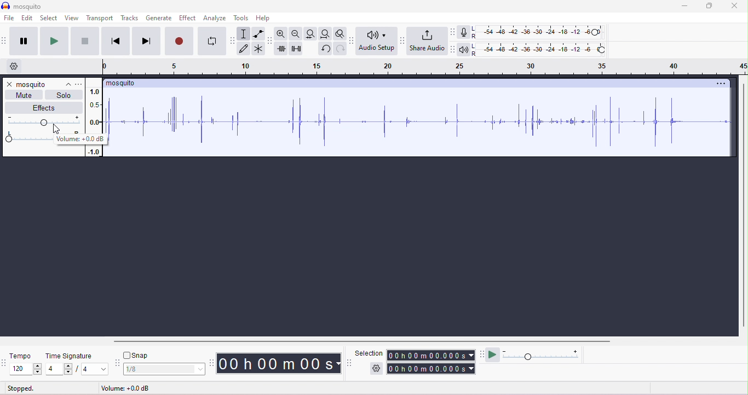  I want to click on playback spedd, so click(543, 356).